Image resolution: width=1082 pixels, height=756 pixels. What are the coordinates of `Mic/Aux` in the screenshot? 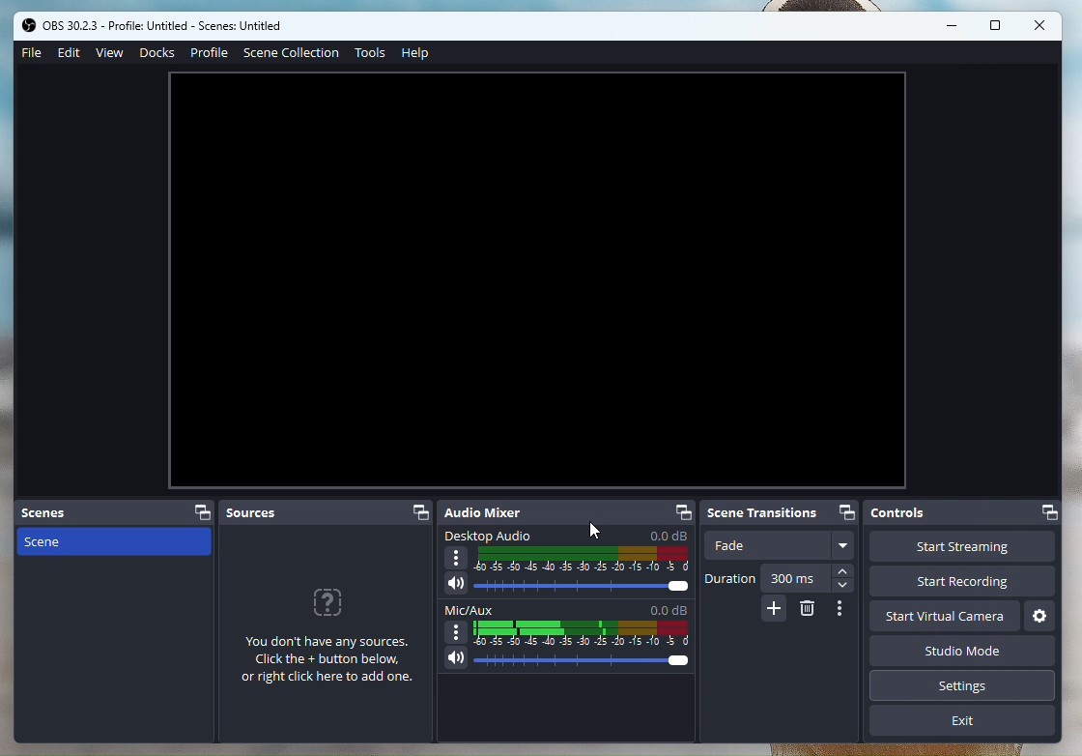 It's located at (567, 636).